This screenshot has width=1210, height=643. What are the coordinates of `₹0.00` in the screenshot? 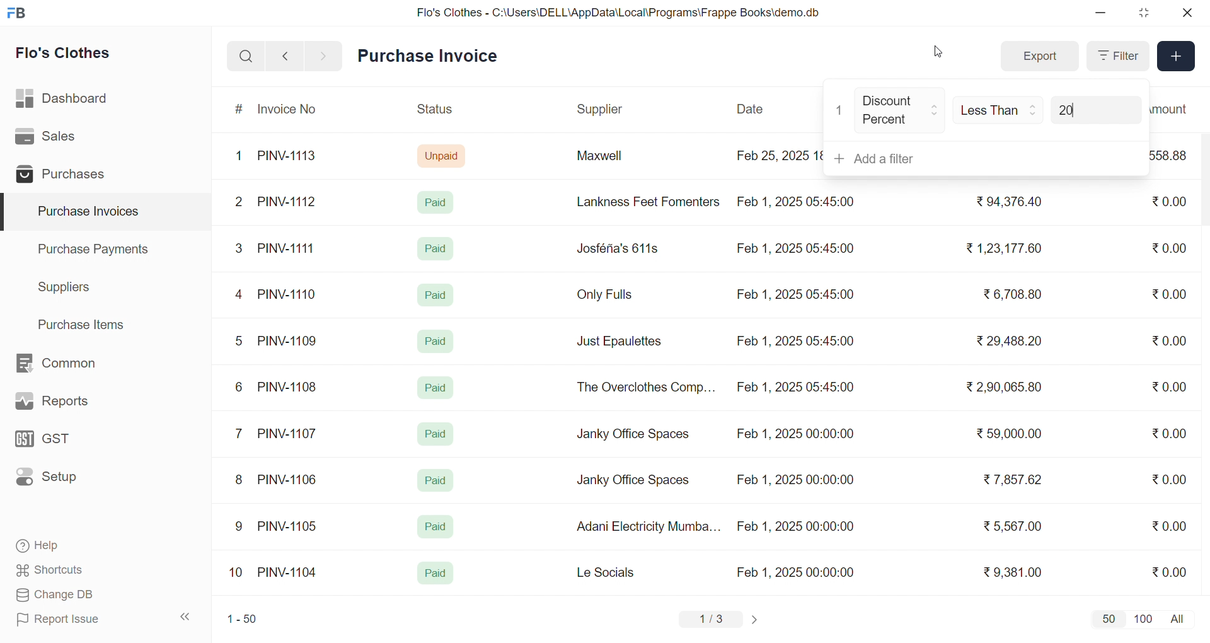 It's located at (1167, 202).